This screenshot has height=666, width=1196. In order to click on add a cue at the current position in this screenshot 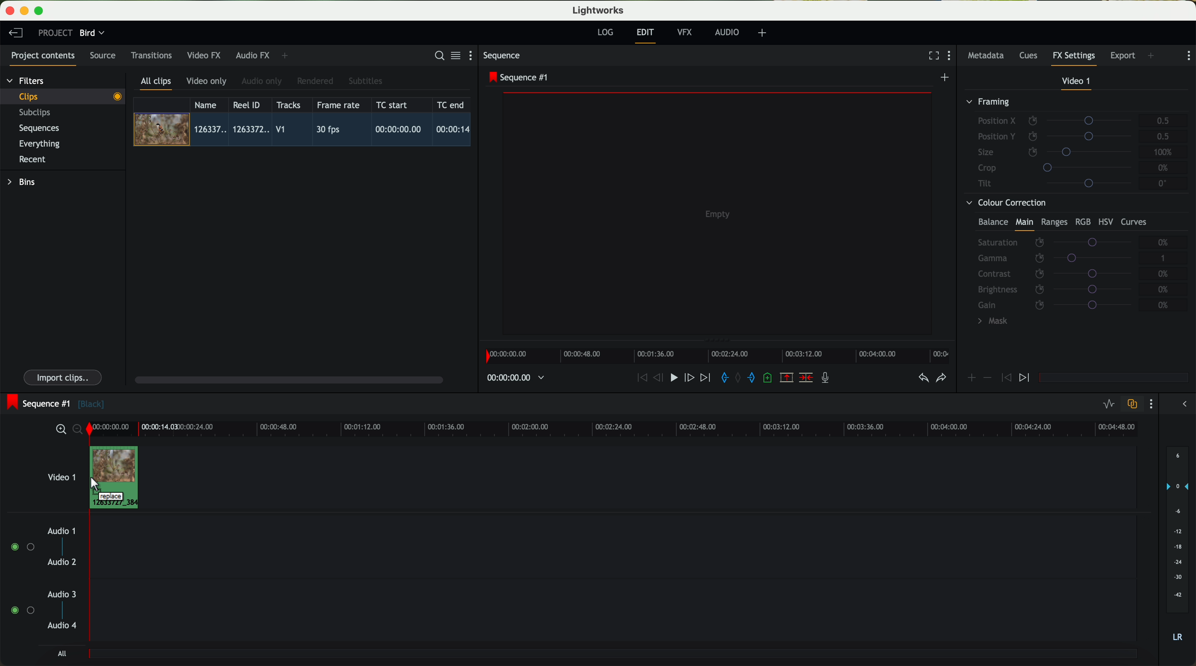, I will do `click(769, 378)`.